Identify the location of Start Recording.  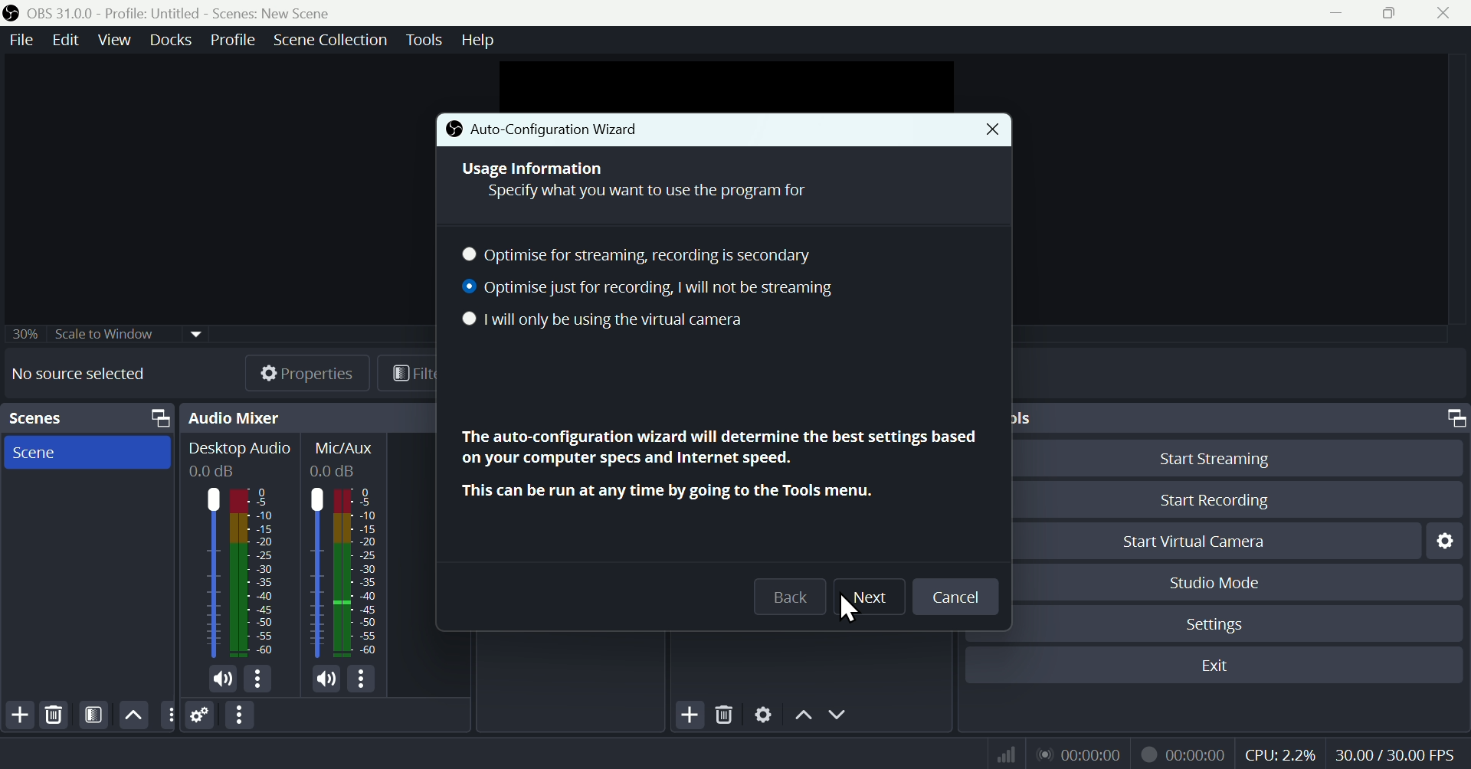
(1236, 500).